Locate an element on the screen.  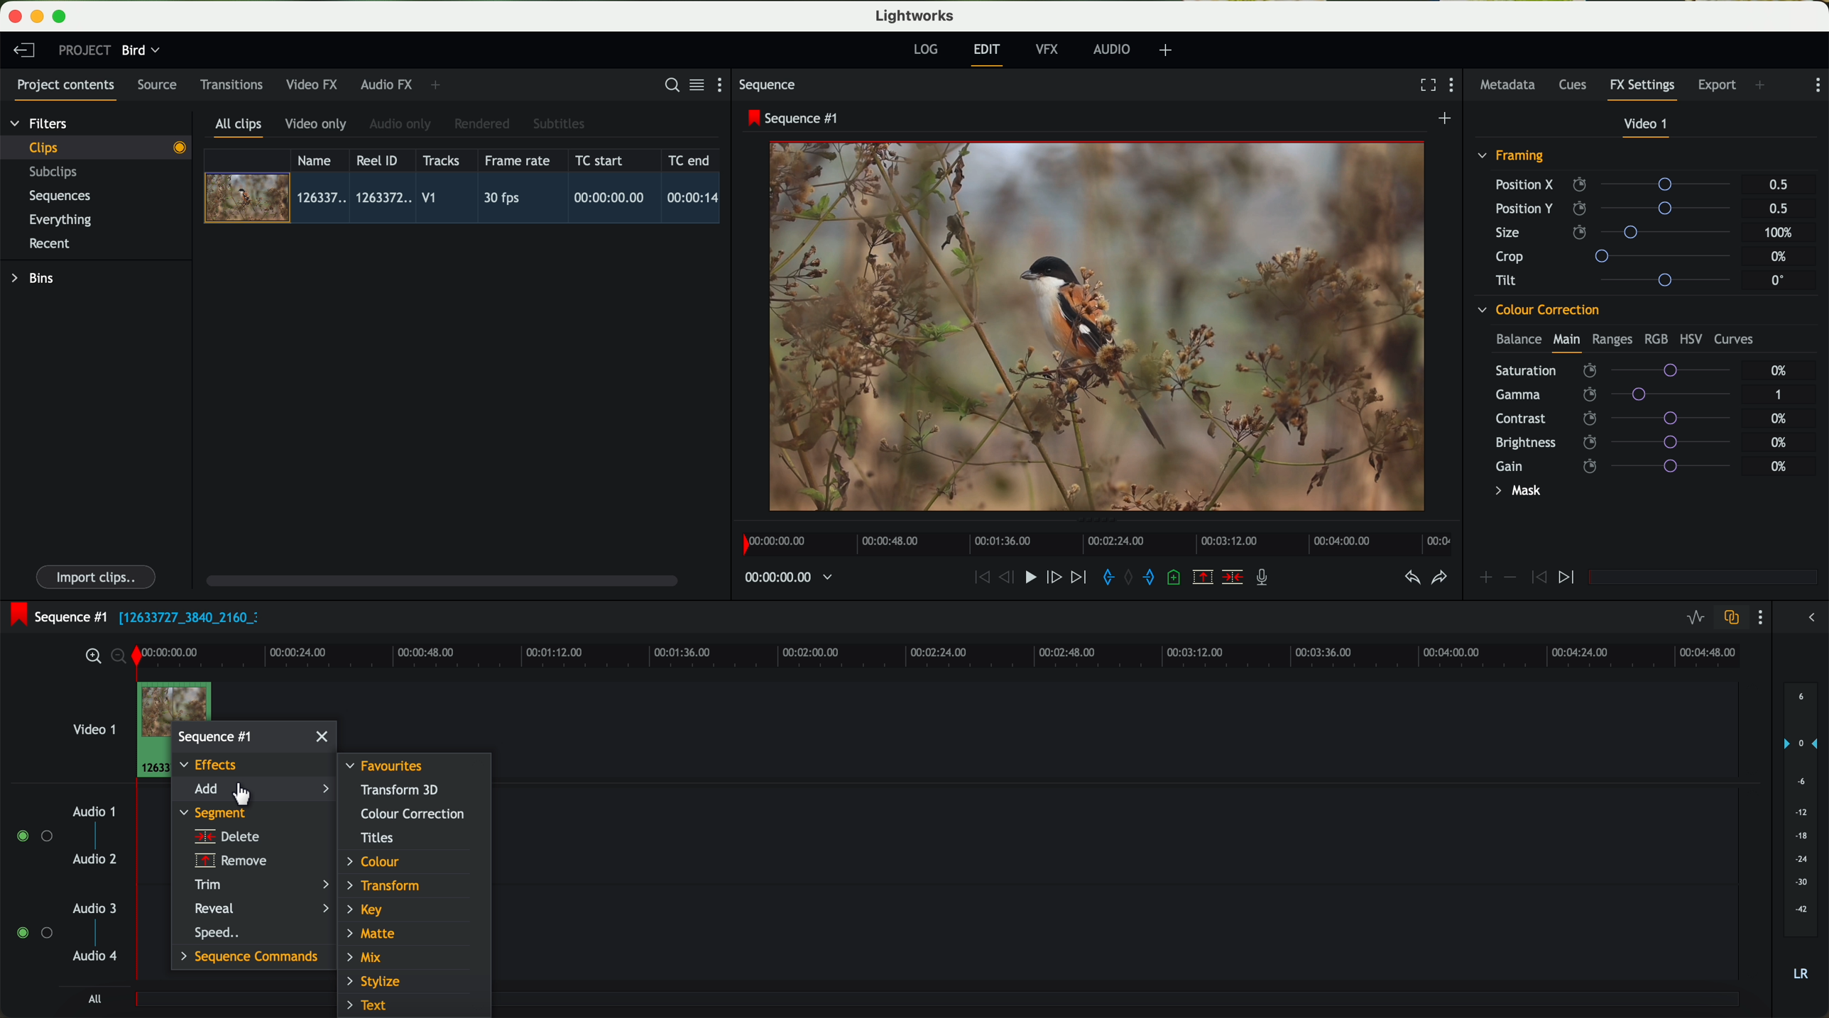
click on add is located at coordinates (262, 791).